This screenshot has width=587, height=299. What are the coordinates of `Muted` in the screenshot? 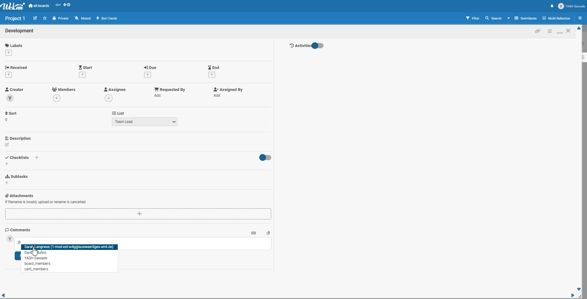 It's located at (83, 18).